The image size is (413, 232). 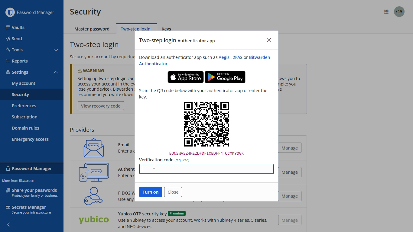 I want to click on close, so click(x=173, y=192).